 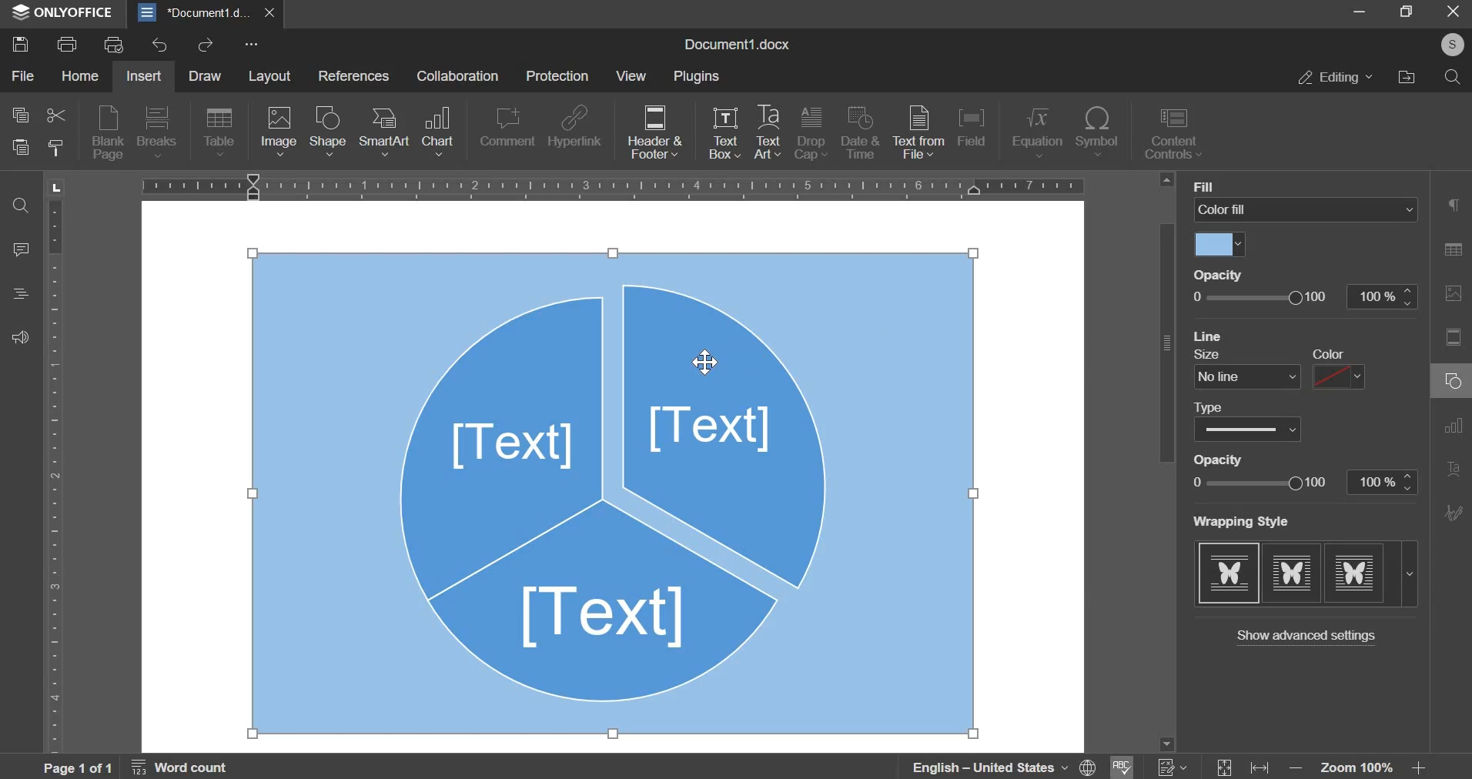 What do you see at coordinates (56, 118) in the screenshot?
I see `cut` at bounding box center [56, 118].